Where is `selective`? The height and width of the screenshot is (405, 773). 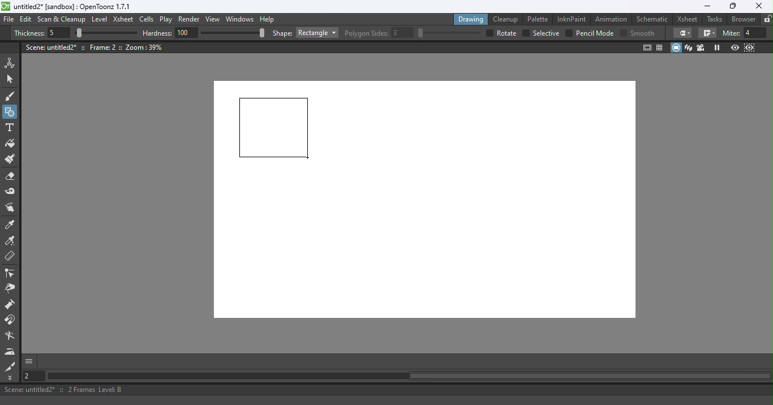 selective is located at coordinates (546, 33).